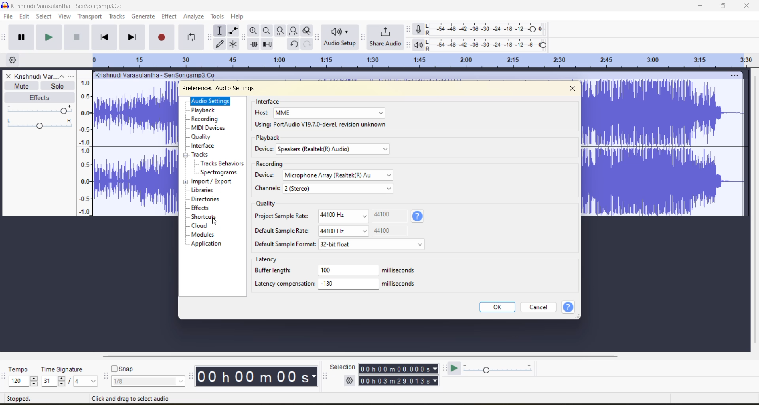 The height and width of the screenshot is (405, 759). What do you see at coordinates (319, 114) in the screenshot?
I see `host` at bounding box center [319, 114].